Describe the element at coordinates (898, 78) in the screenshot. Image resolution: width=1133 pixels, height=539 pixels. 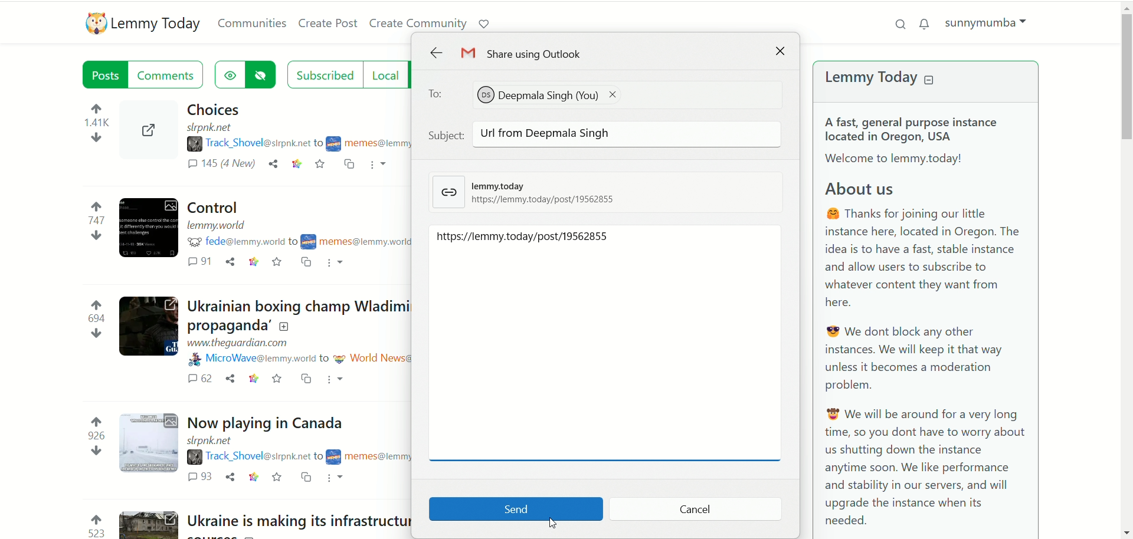
I see `lemmy today` at that location.